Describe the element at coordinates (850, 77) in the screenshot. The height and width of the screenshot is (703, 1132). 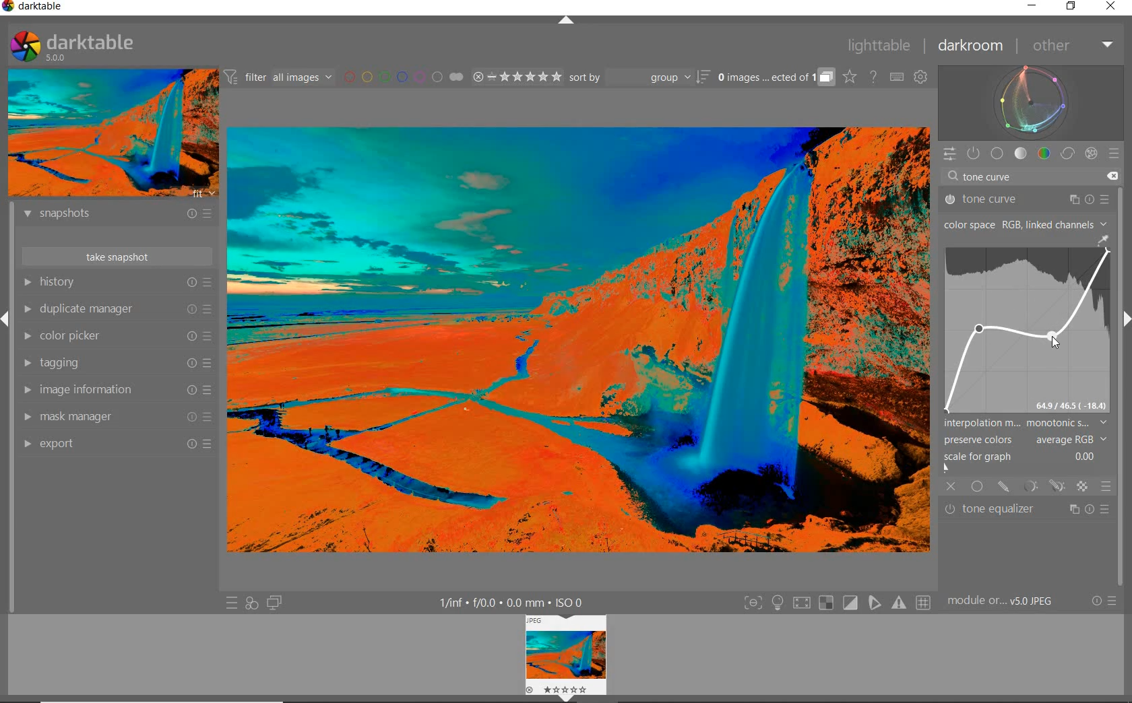
I see `CLICK TO CHANGE THE OVERLAYS SHOWN ON THUMBNAILS` at that location.